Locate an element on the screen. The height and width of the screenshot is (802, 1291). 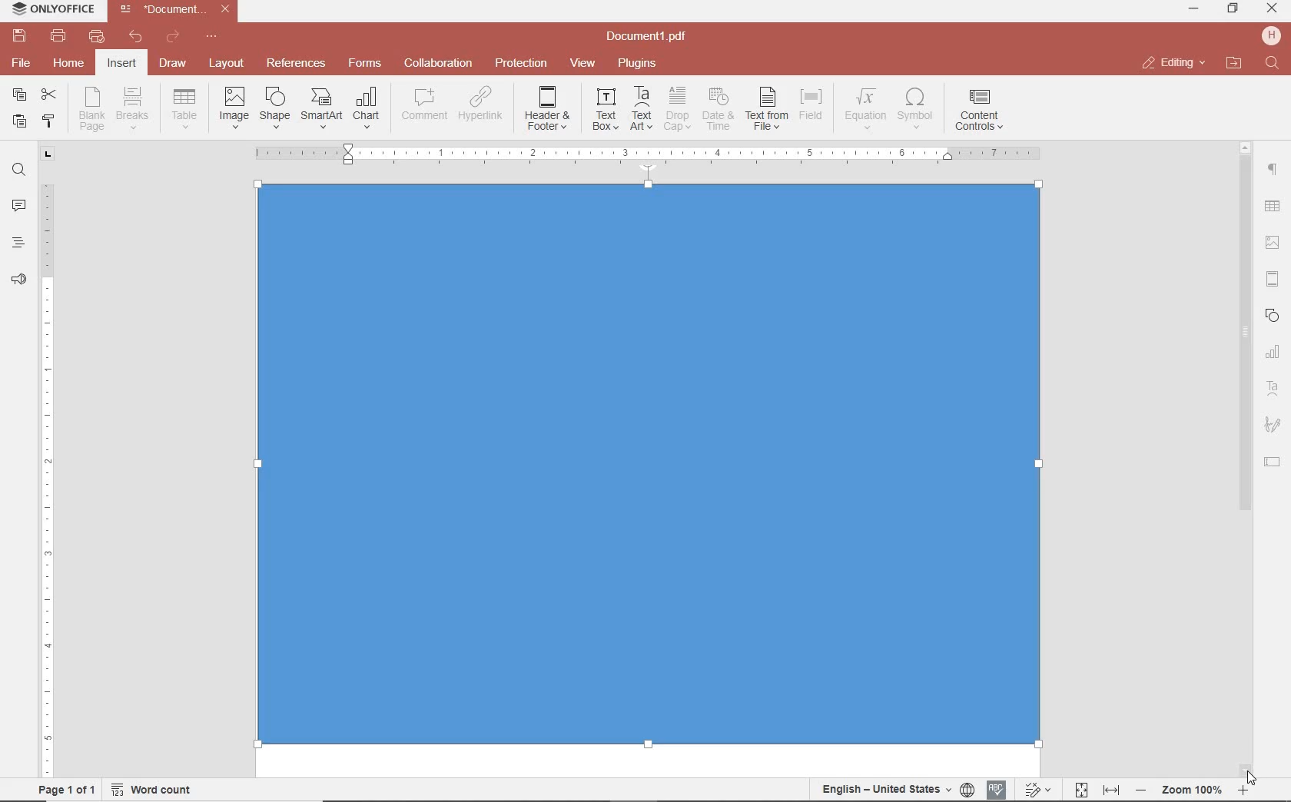
file name is located at coordinates (651, 37).